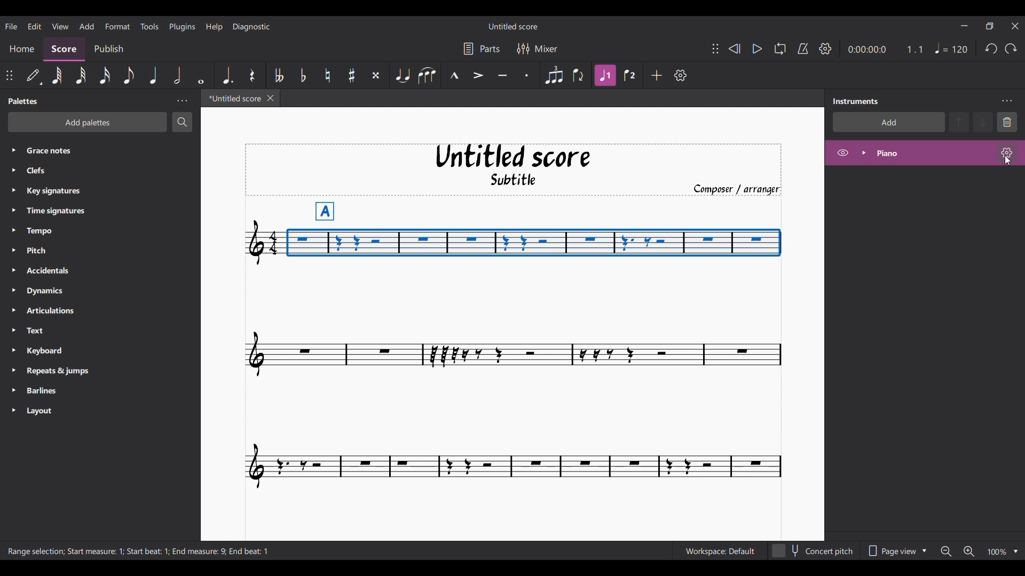  What do you see at coordinates (513, 156) in the screenshot?
I see `Untitled score` at bounding box center [513, 156].